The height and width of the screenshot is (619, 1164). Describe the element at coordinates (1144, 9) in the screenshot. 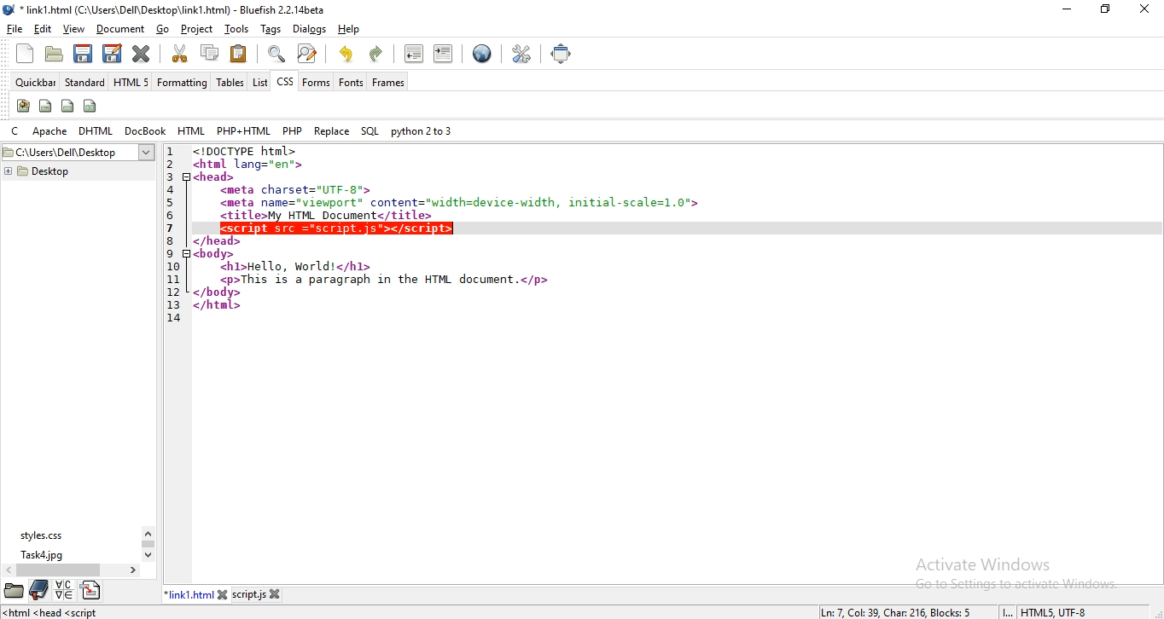

I see `close` at that location.